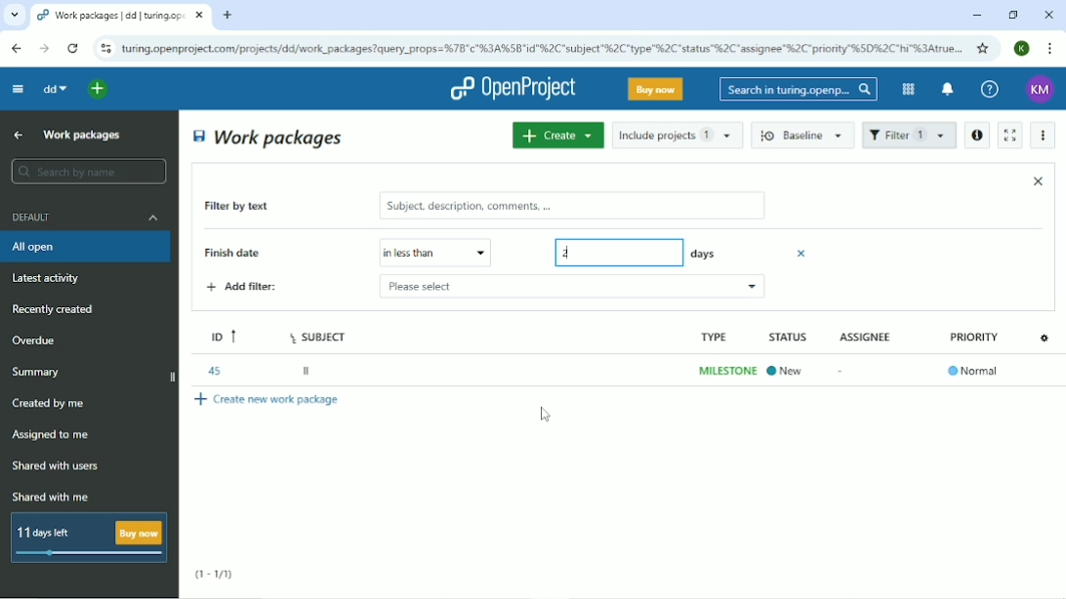 The width and height of the screenshot is (1066, 599). Describe the element at coordinates (83, 134) in the screenshot. I see `Work packages` at that location.